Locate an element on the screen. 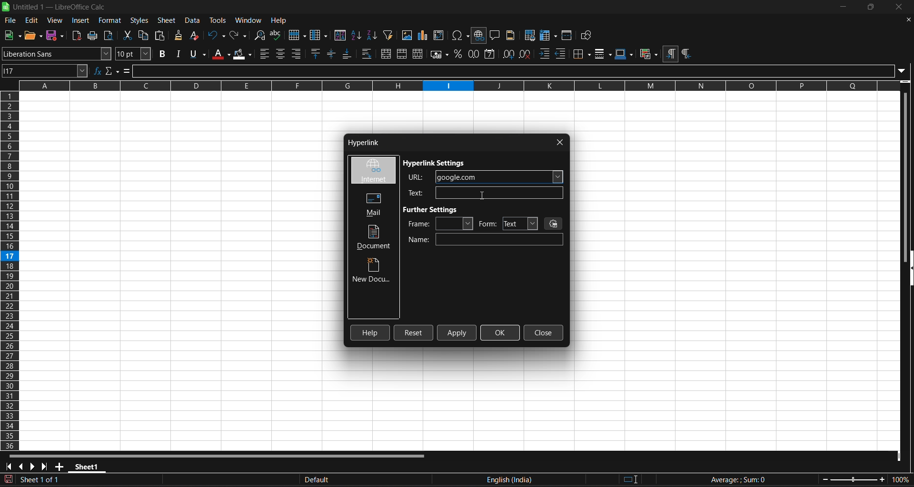 This screenshot has height=487, width=914. align bottom is located at coordinates (347, 54).